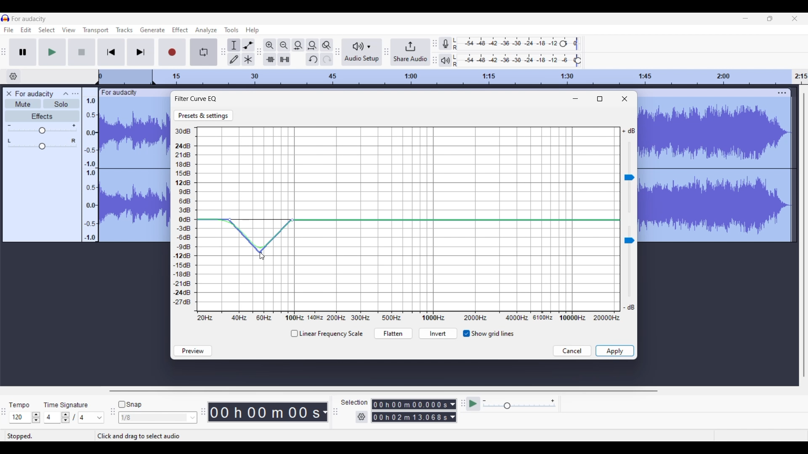  What do you see at coordinates (91, 418) in the screenshot?
I see `Max. time signature options` at bounding box center [91, 418].